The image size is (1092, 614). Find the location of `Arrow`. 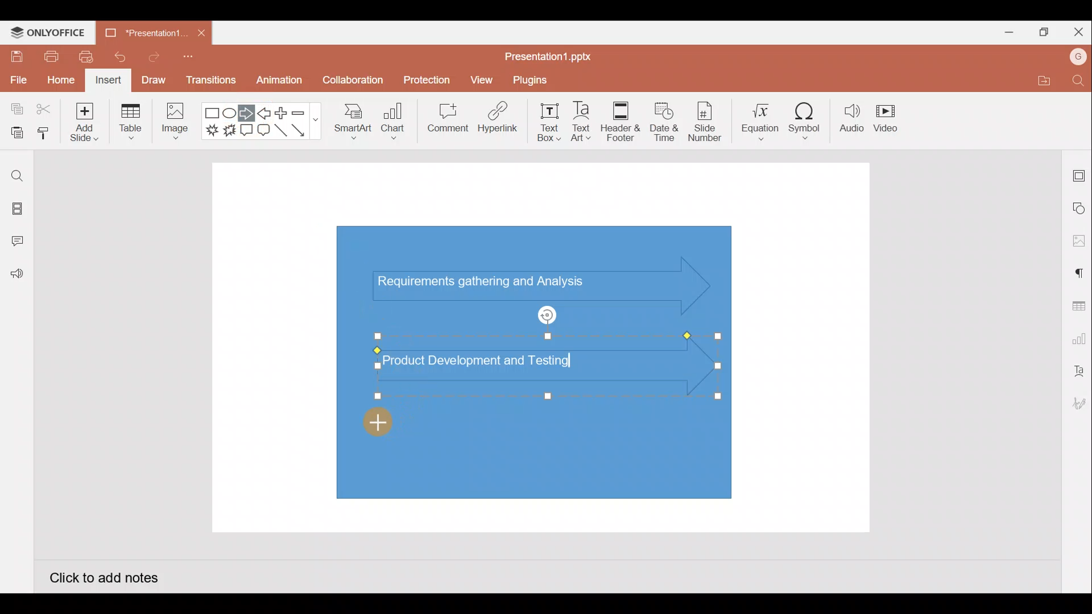

Arrow is located at coordinates (305, 130).